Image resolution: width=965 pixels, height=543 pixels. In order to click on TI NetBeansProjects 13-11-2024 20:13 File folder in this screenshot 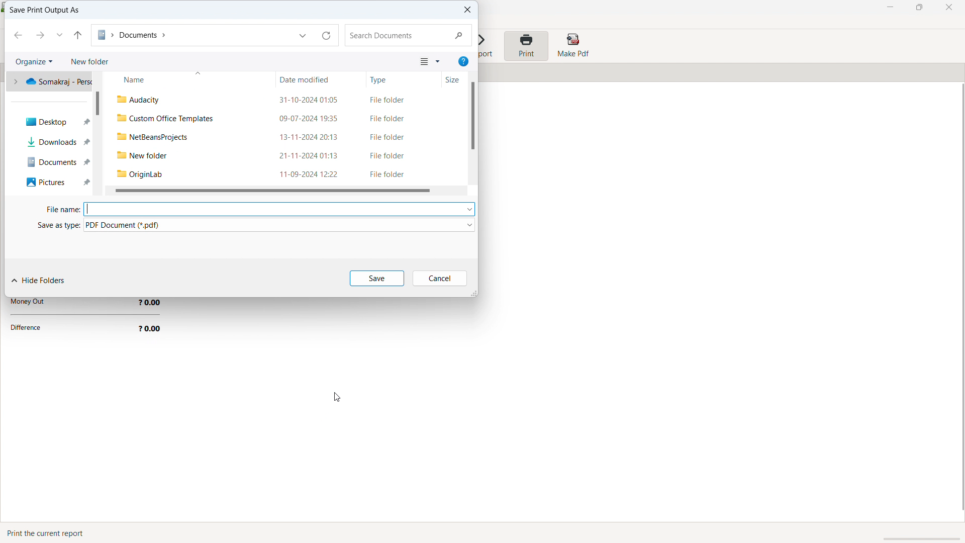, I will do `click(279, 136)`.